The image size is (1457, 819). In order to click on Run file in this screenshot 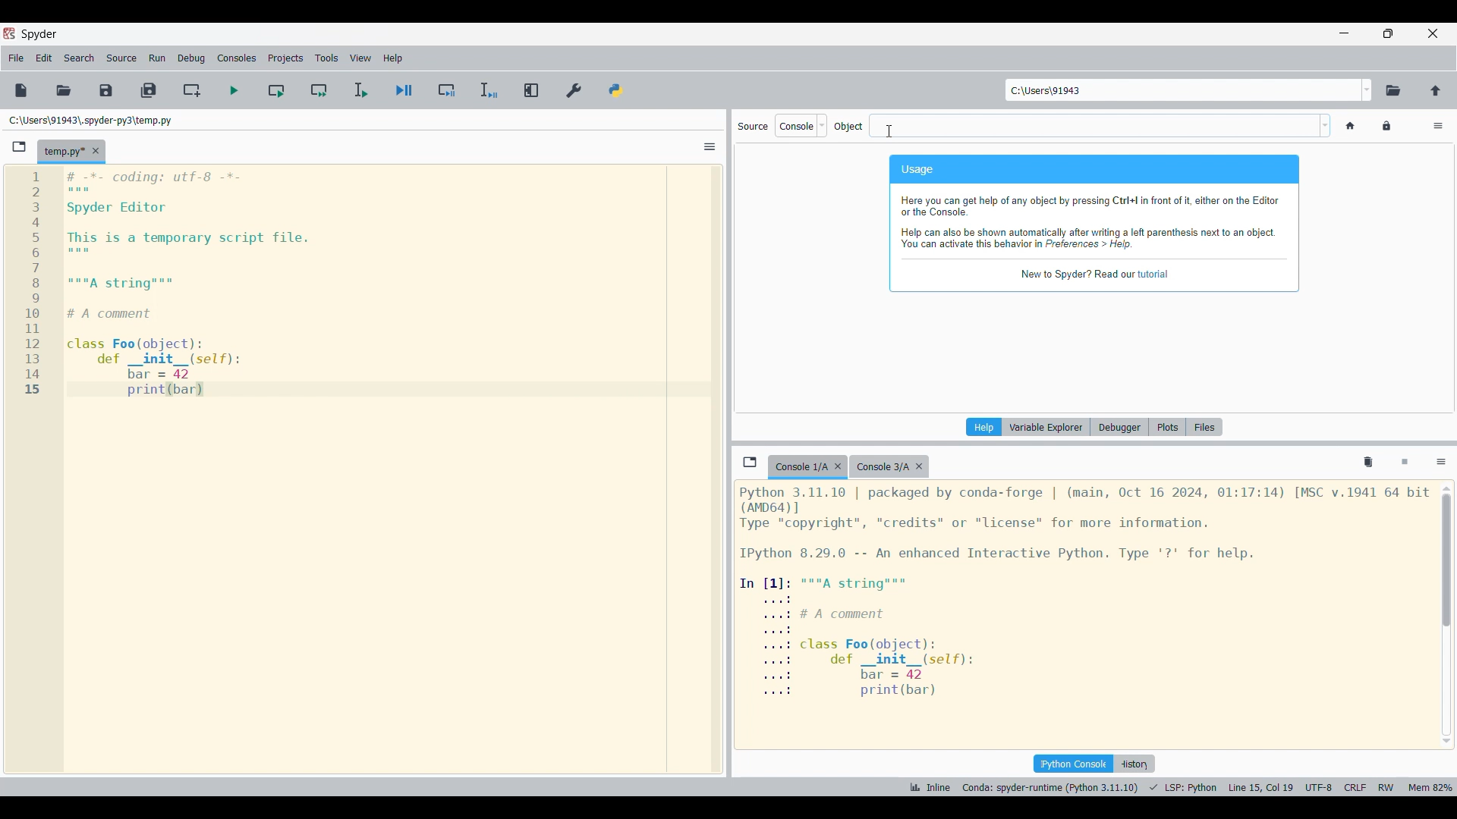, I will do `click(234, 90)`.